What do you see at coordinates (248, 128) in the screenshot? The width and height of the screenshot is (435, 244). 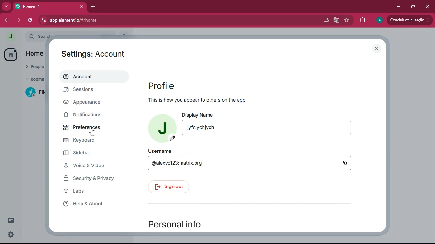 I see `edit name` at bounding box center [248, 128].